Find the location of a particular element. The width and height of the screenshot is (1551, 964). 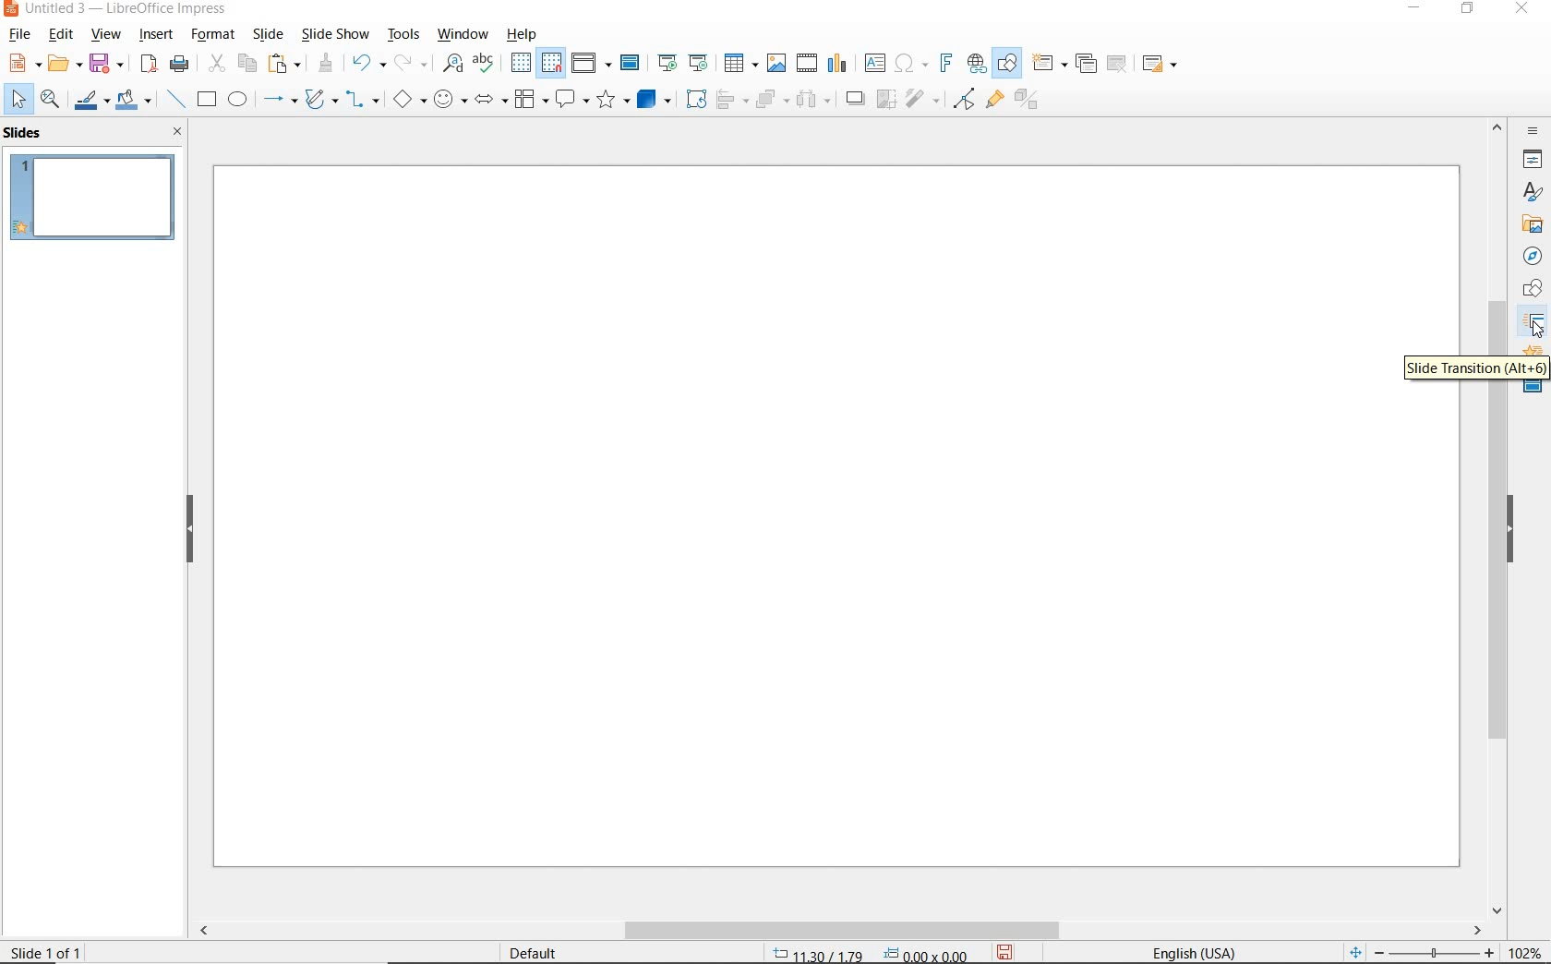

STYLES is located at coordinates (1530, 191).